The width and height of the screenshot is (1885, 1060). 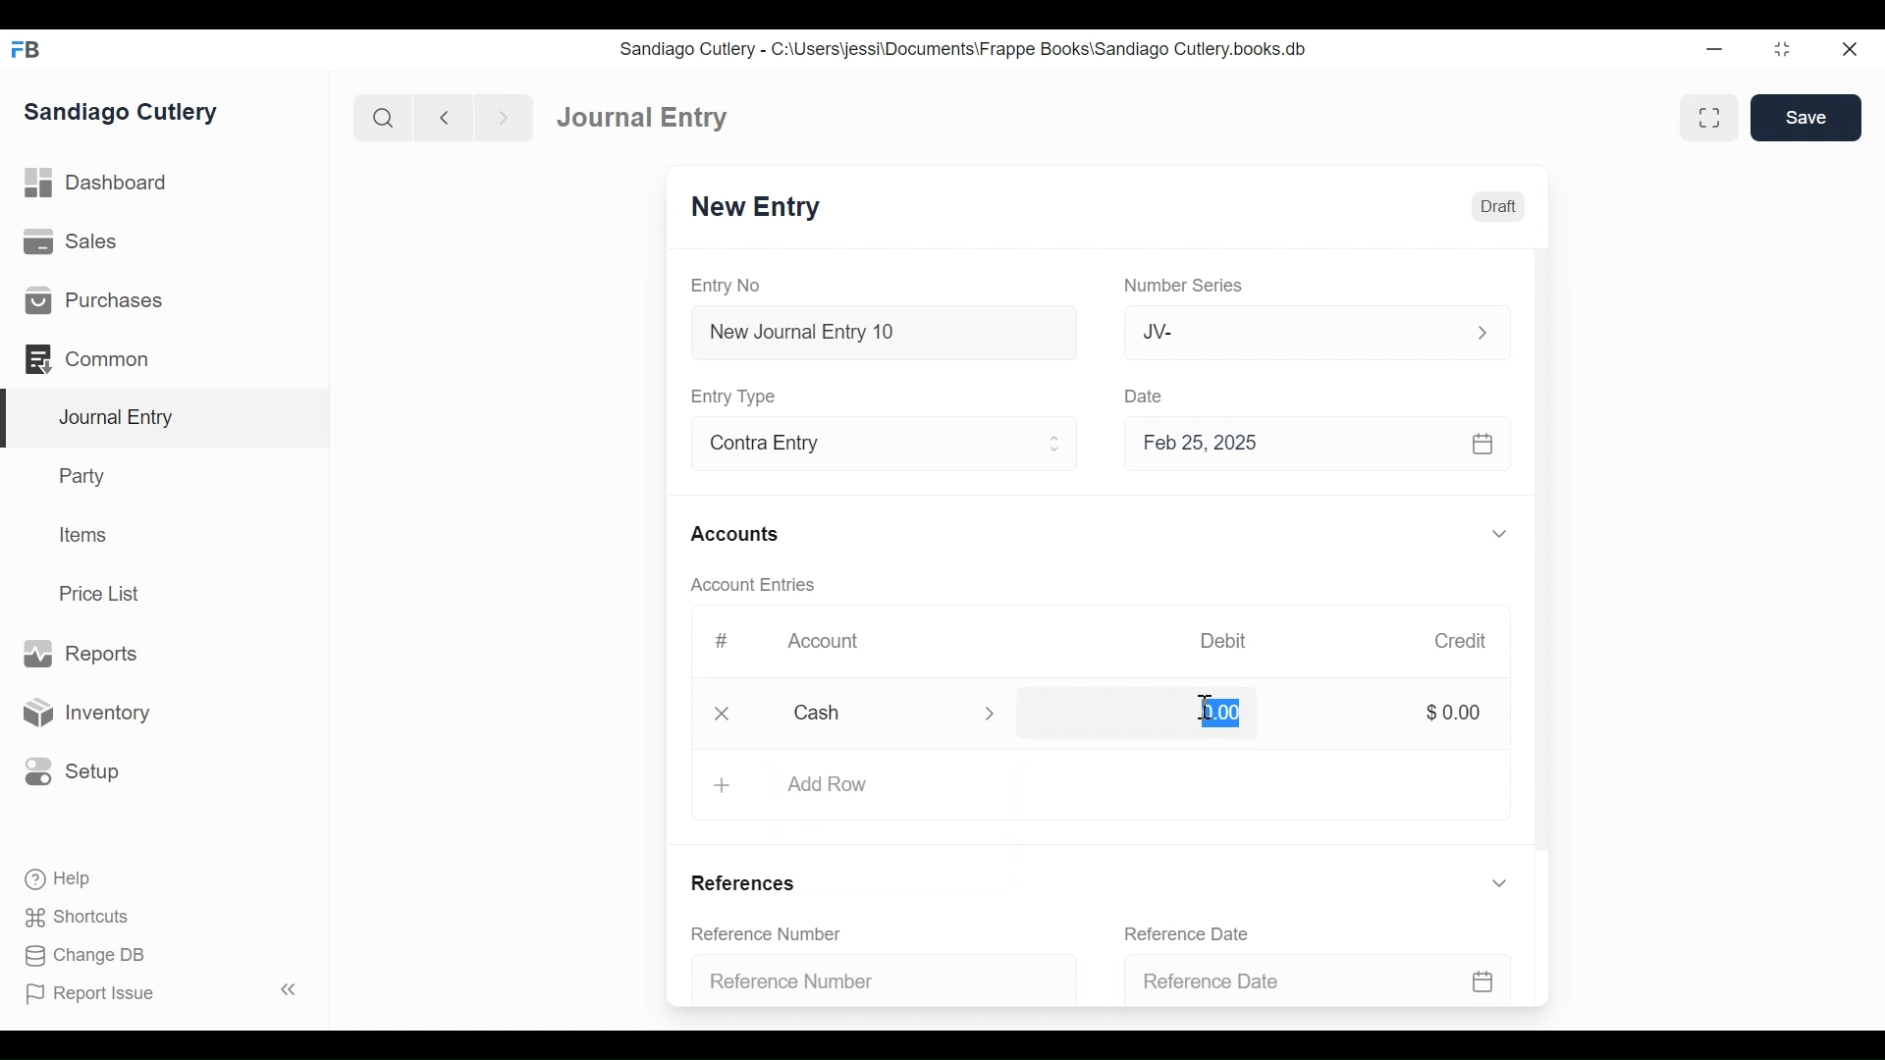 I want to click on Restore, so click(x=1782, y=51).